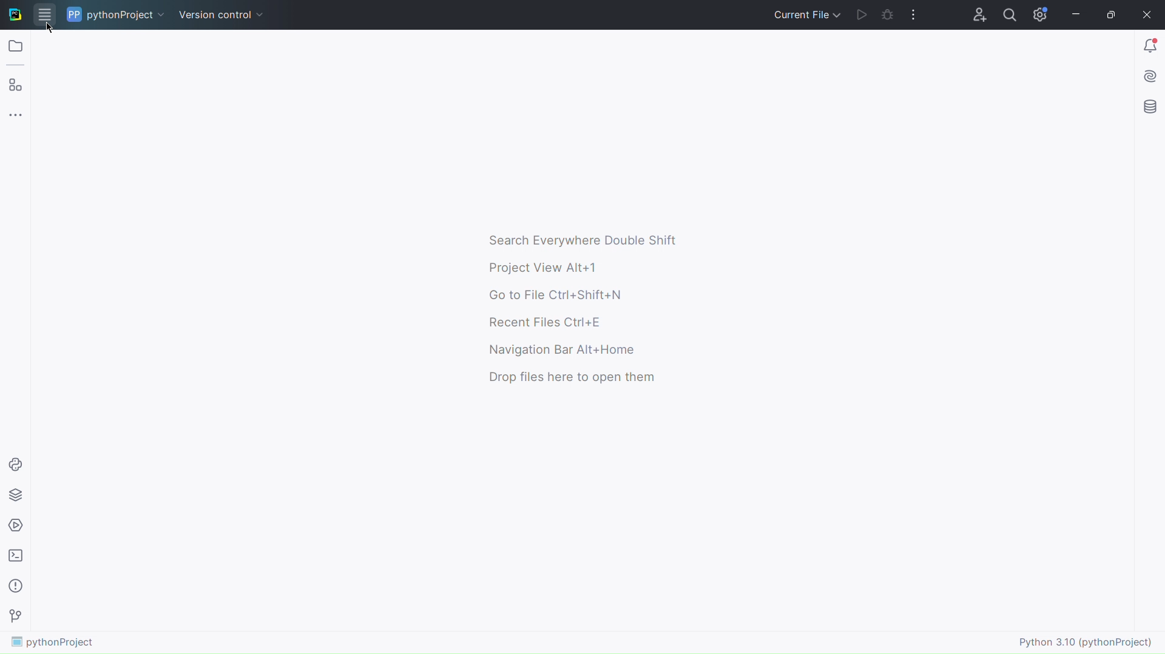 Image resolution: width=1165 pixels, height=654 pixels. I want to click on Close, so click(1150, 13).